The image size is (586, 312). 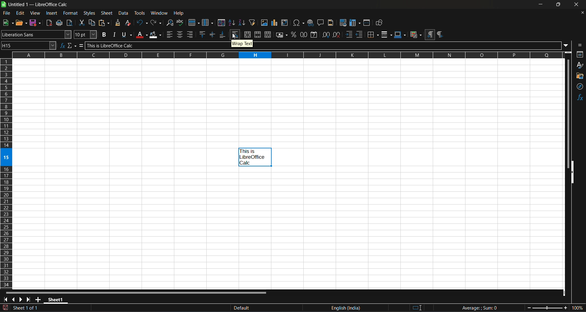 What do you see at coordinates (581, 54) in the screenshot?
I see `properties` at bounding box center [581, 54].